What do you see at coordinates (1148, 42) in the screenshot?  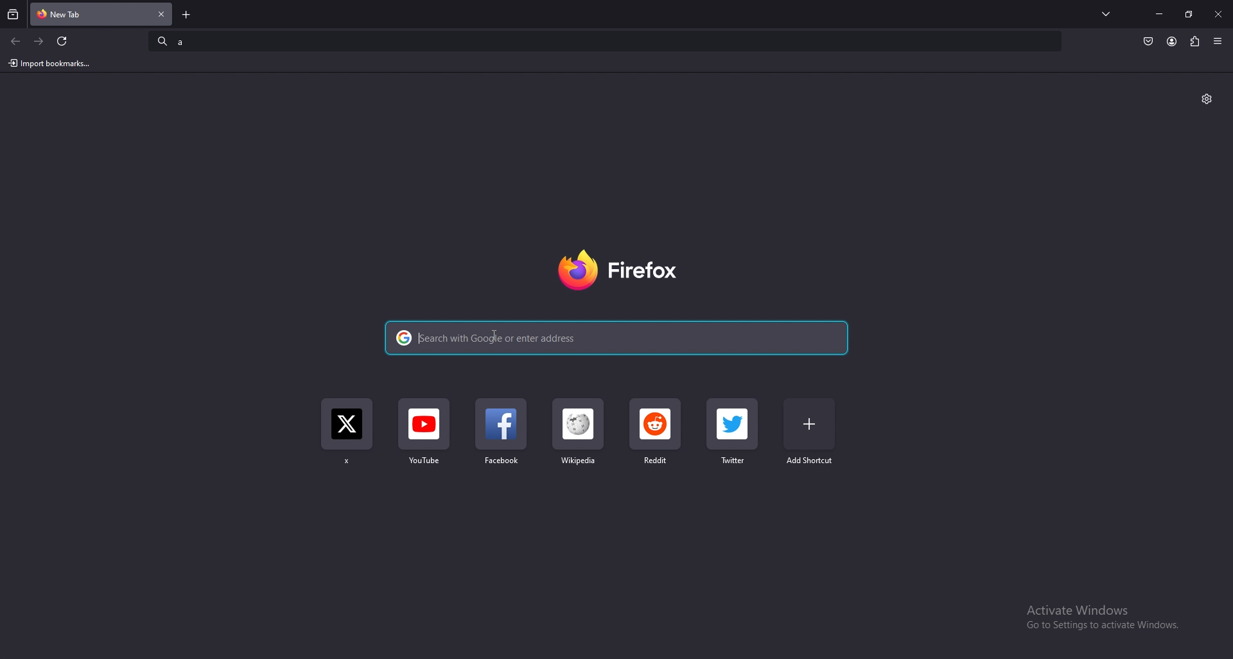 I see `save to pocket` at bounding box center [1148, 42].